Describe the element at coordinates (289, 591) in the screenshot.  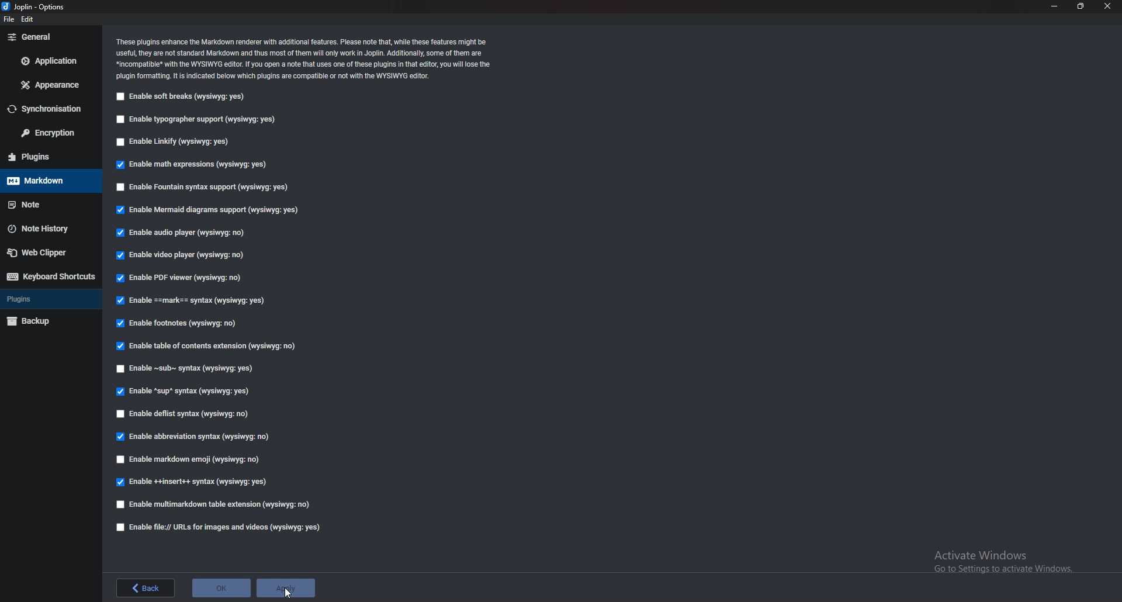
I see `cursor` at that location.